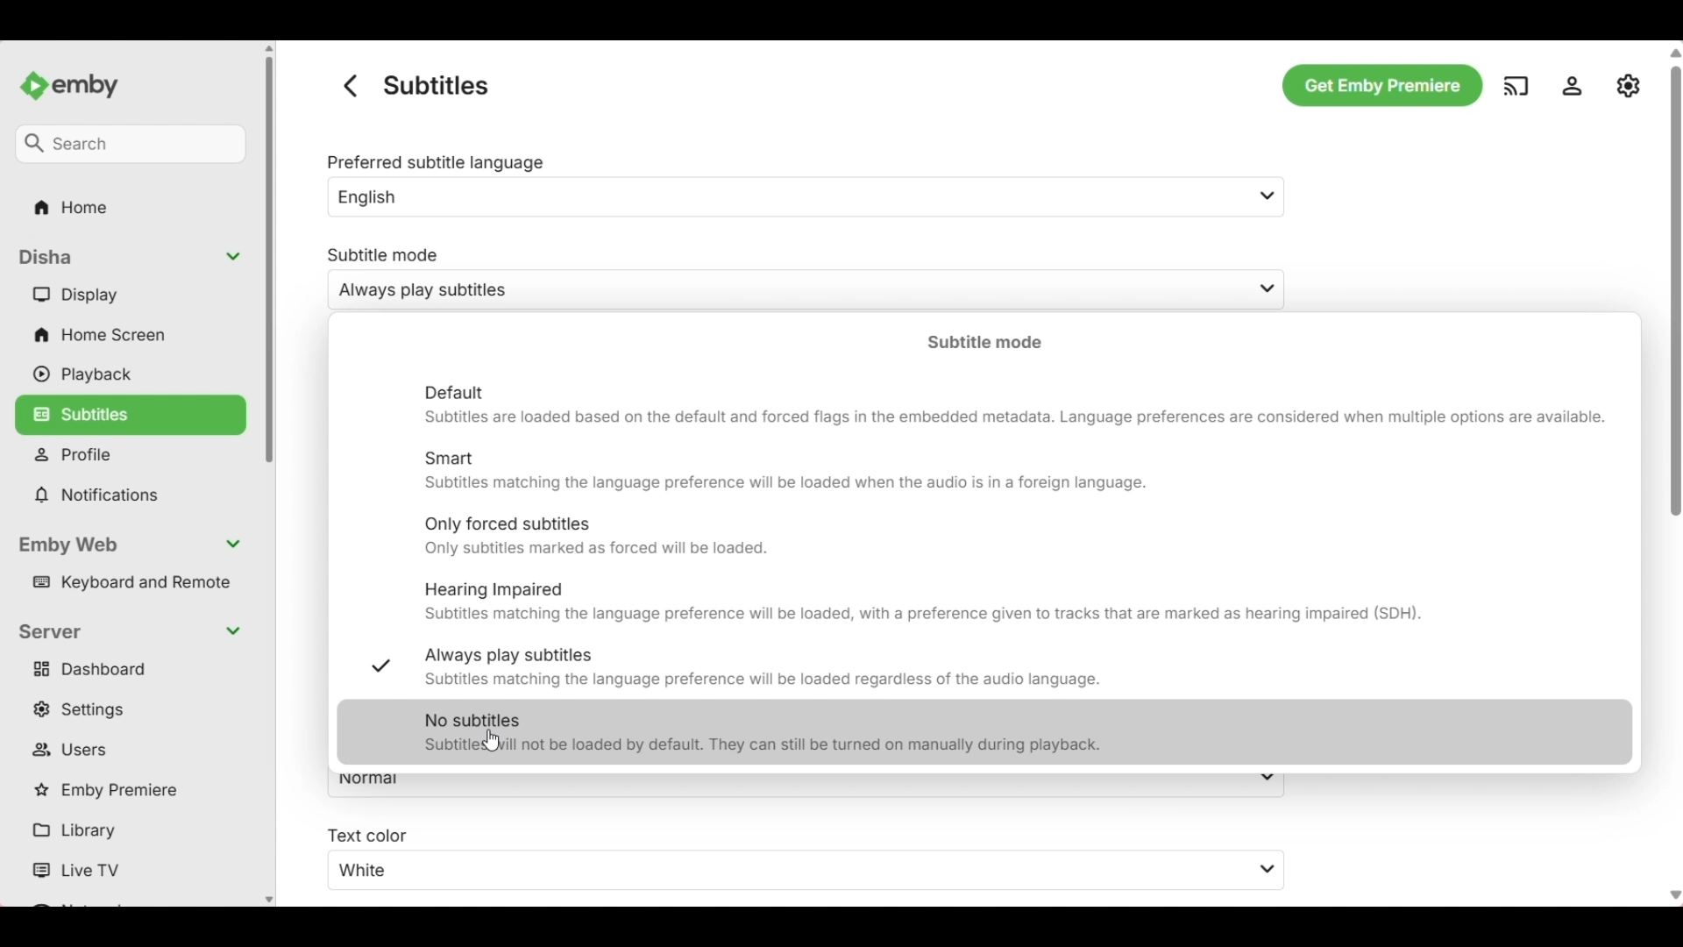 Image resolution: width=1683 pixels, height=947 pixels. I want to click on Playback, so click(133, 374).